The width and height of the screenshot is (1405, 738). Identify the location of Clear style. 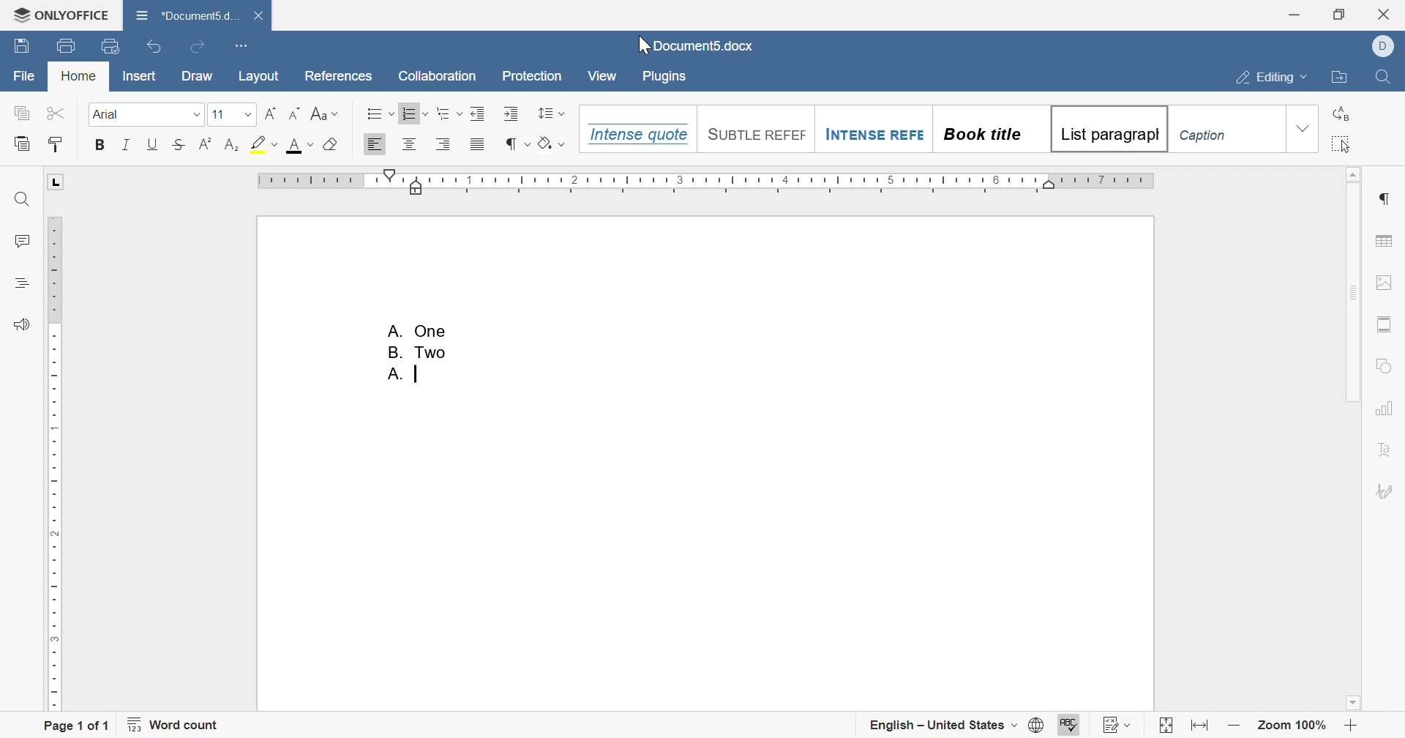
(332, 144).